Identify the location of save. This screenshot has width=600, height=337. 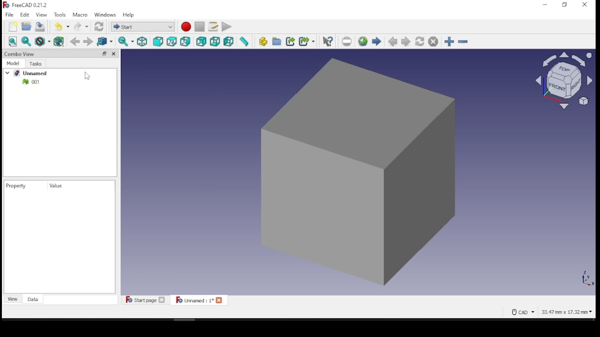
(40, 26).